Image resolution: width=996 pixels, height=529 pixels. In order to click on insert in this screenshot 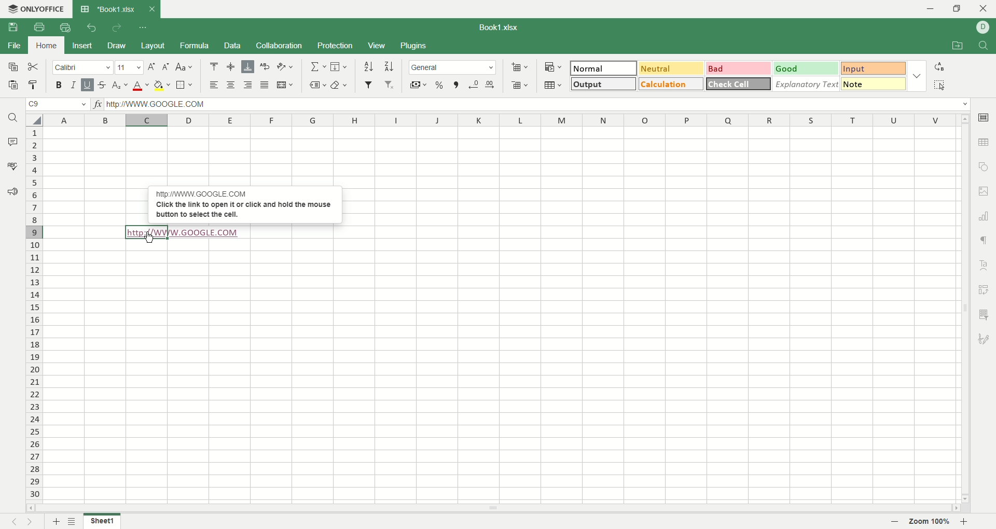, I will do `click(82, 46)`.